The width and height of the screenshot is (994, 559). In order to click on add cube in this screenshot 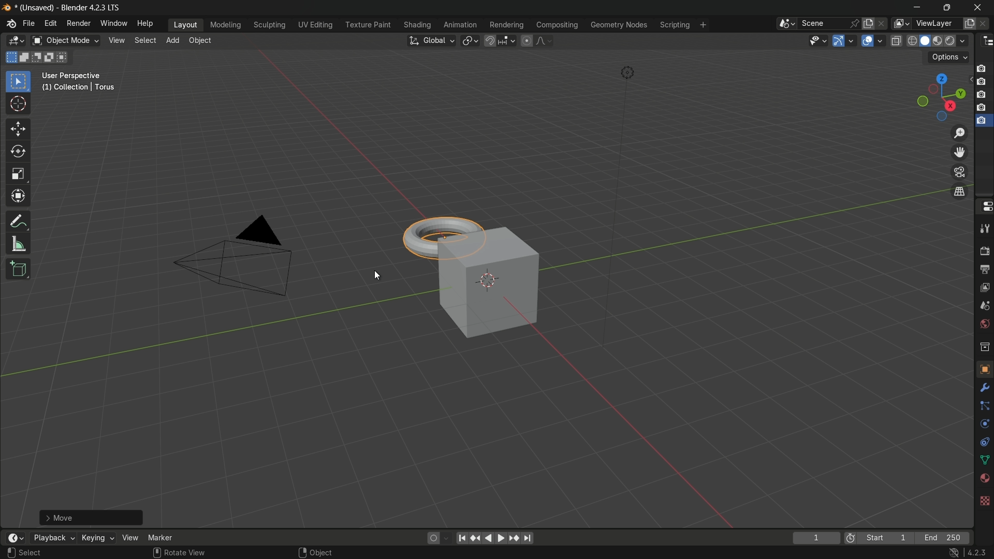, I will do `click(19, 269)`.